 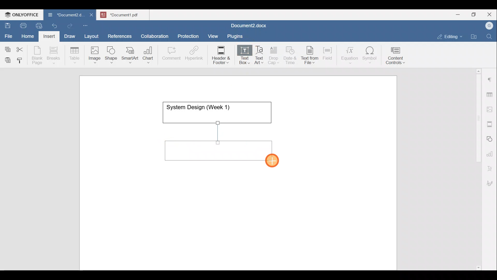 What do you see at coordinates (327, 53) in the screenshot?
I see `Field` at bounding box center [327, 53].